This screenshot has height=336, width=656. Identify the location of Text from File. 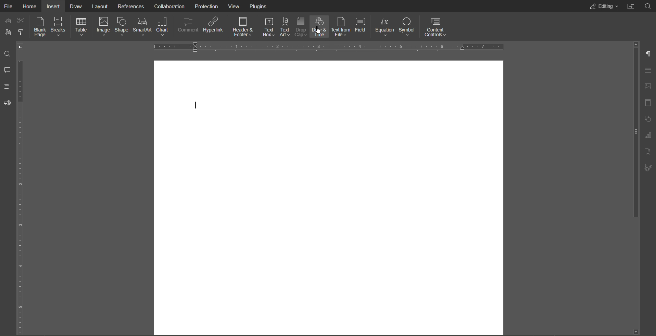
(341, 26).